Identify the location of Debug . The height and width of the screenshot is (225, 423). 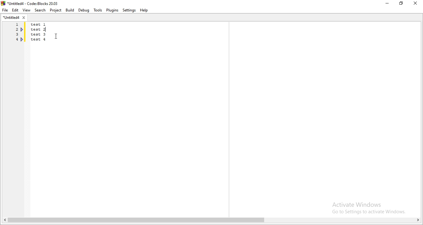
(84, 10).